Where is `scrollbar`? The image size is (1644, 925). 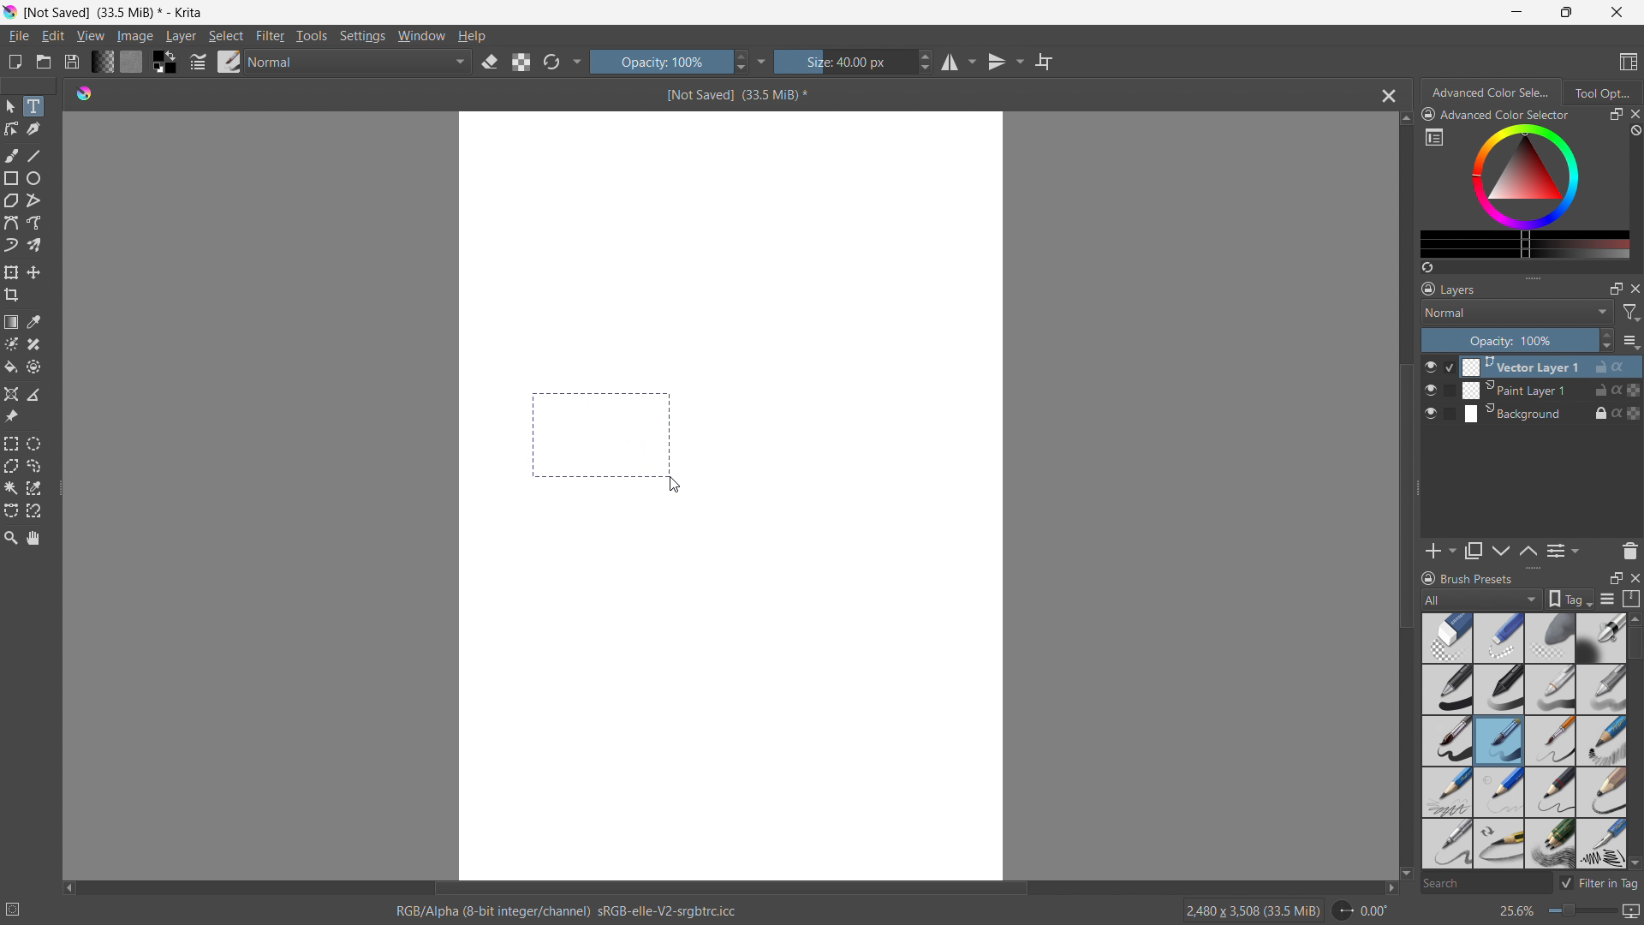
scrollbar is located at coordinates (1634, 718).